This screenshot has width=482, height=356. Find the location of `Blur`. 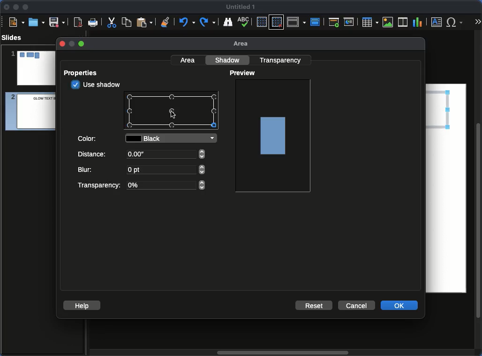

Blur is located at coordinates (142, 170).